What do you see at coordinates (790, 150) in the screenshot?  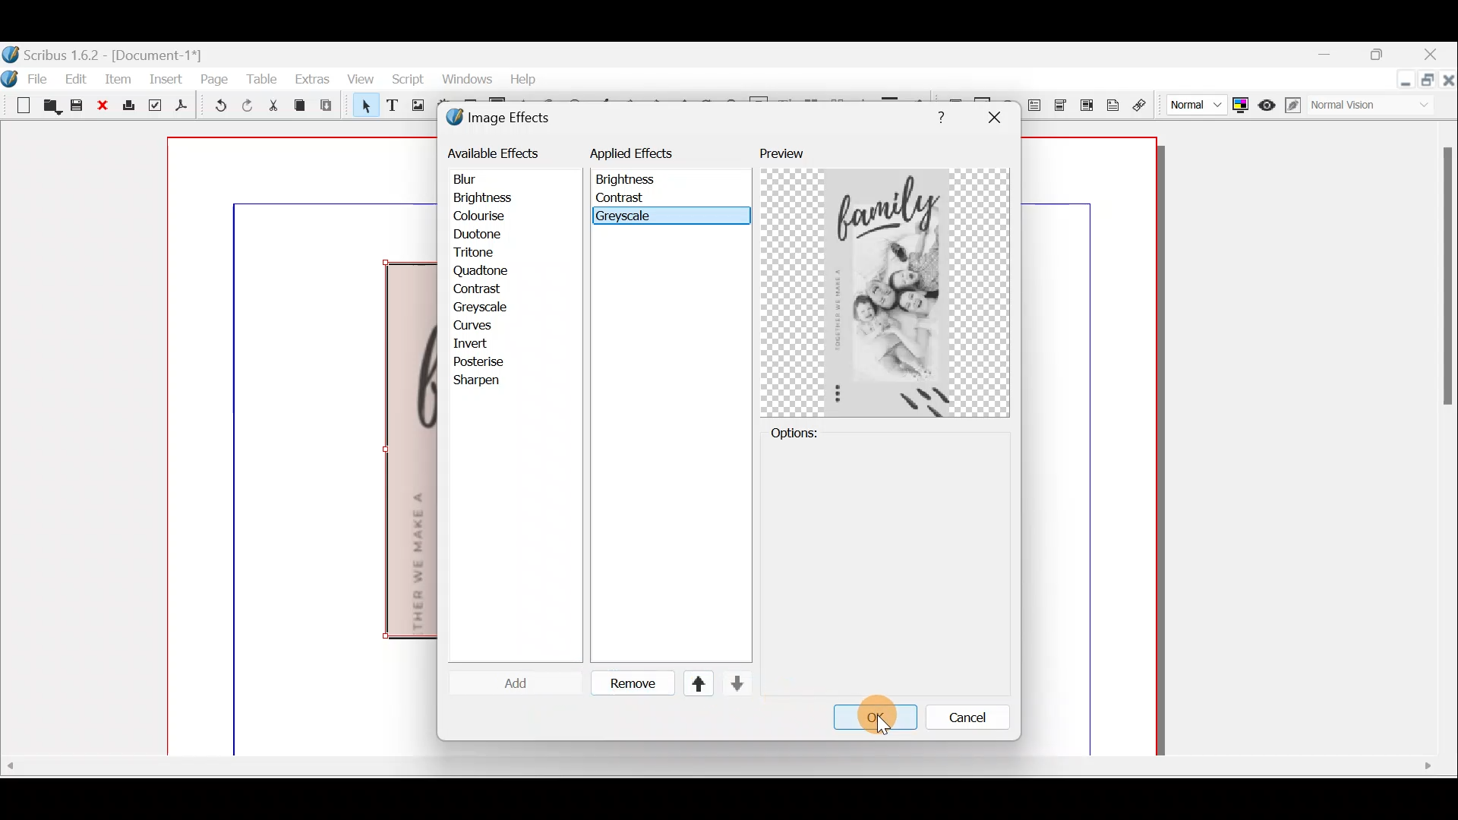 I see `Preview` at bounding box center [790, 150].